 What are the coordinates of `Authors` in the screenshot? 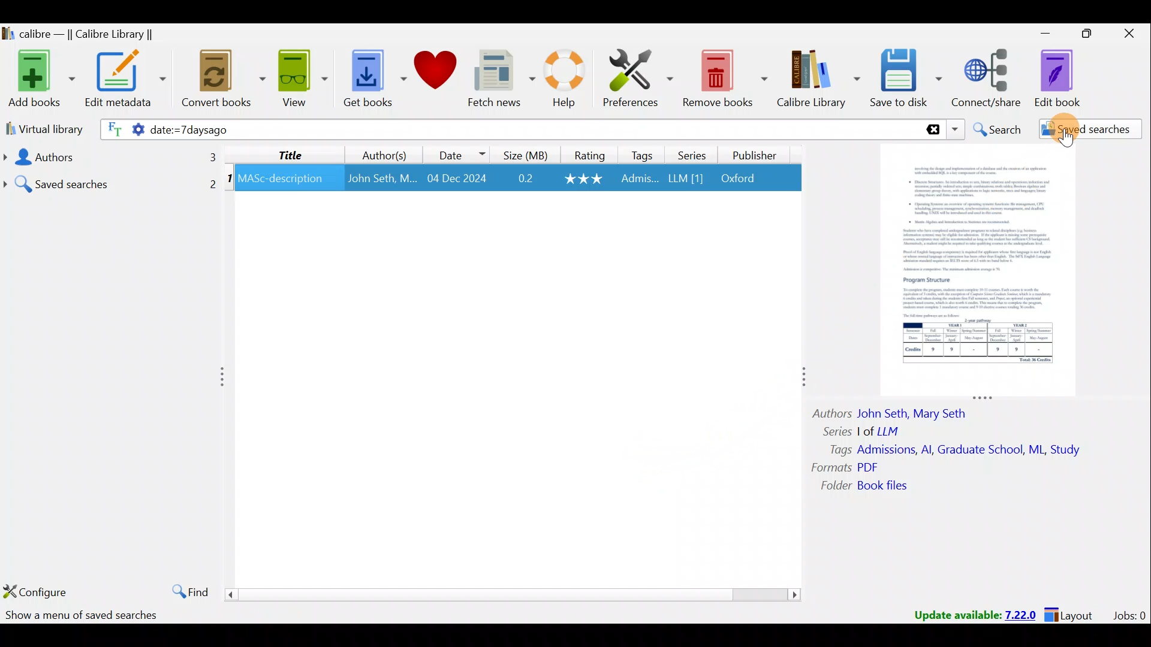 It's located at (109, 157).